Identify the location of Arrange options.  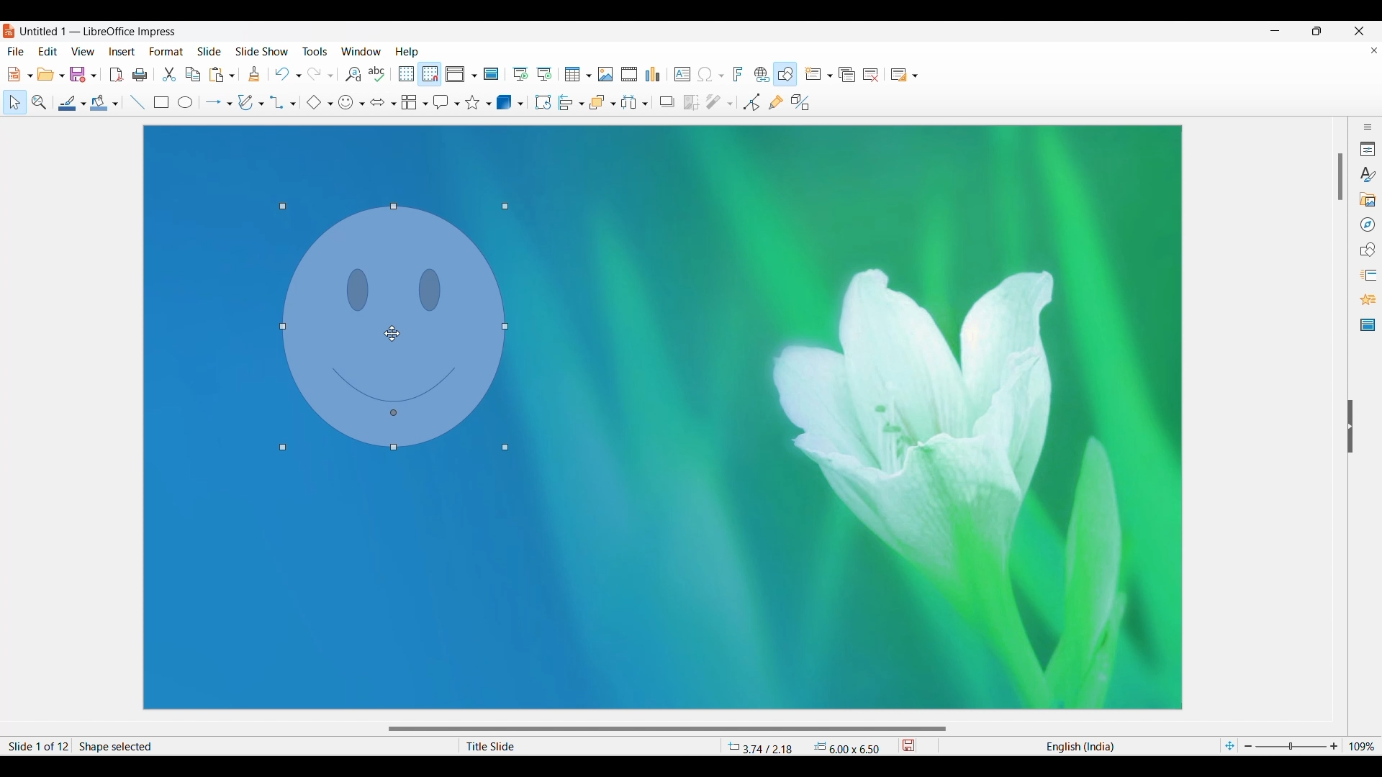
(614, 104).